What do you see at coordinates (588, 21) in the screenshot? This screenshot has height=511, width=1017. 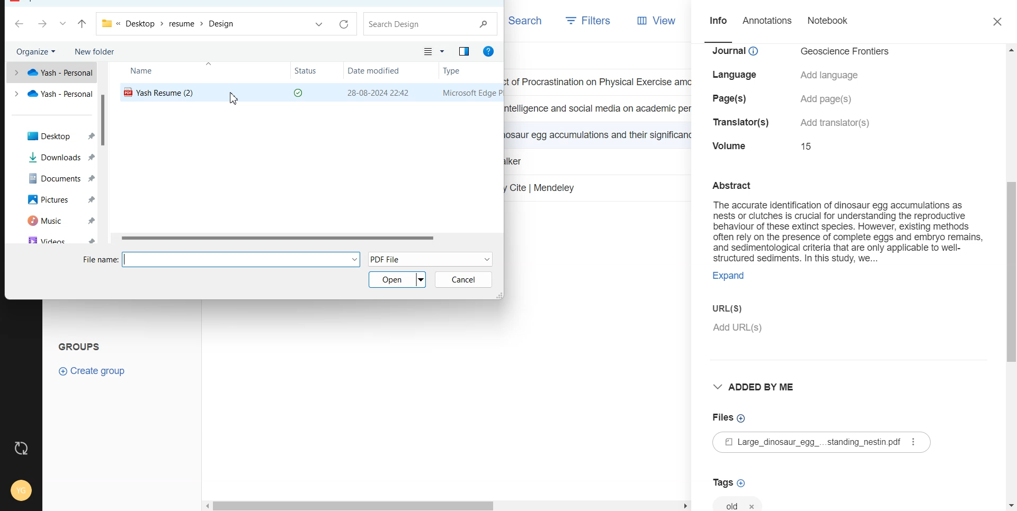 I see `Filters` at bounding box center [588, 21].